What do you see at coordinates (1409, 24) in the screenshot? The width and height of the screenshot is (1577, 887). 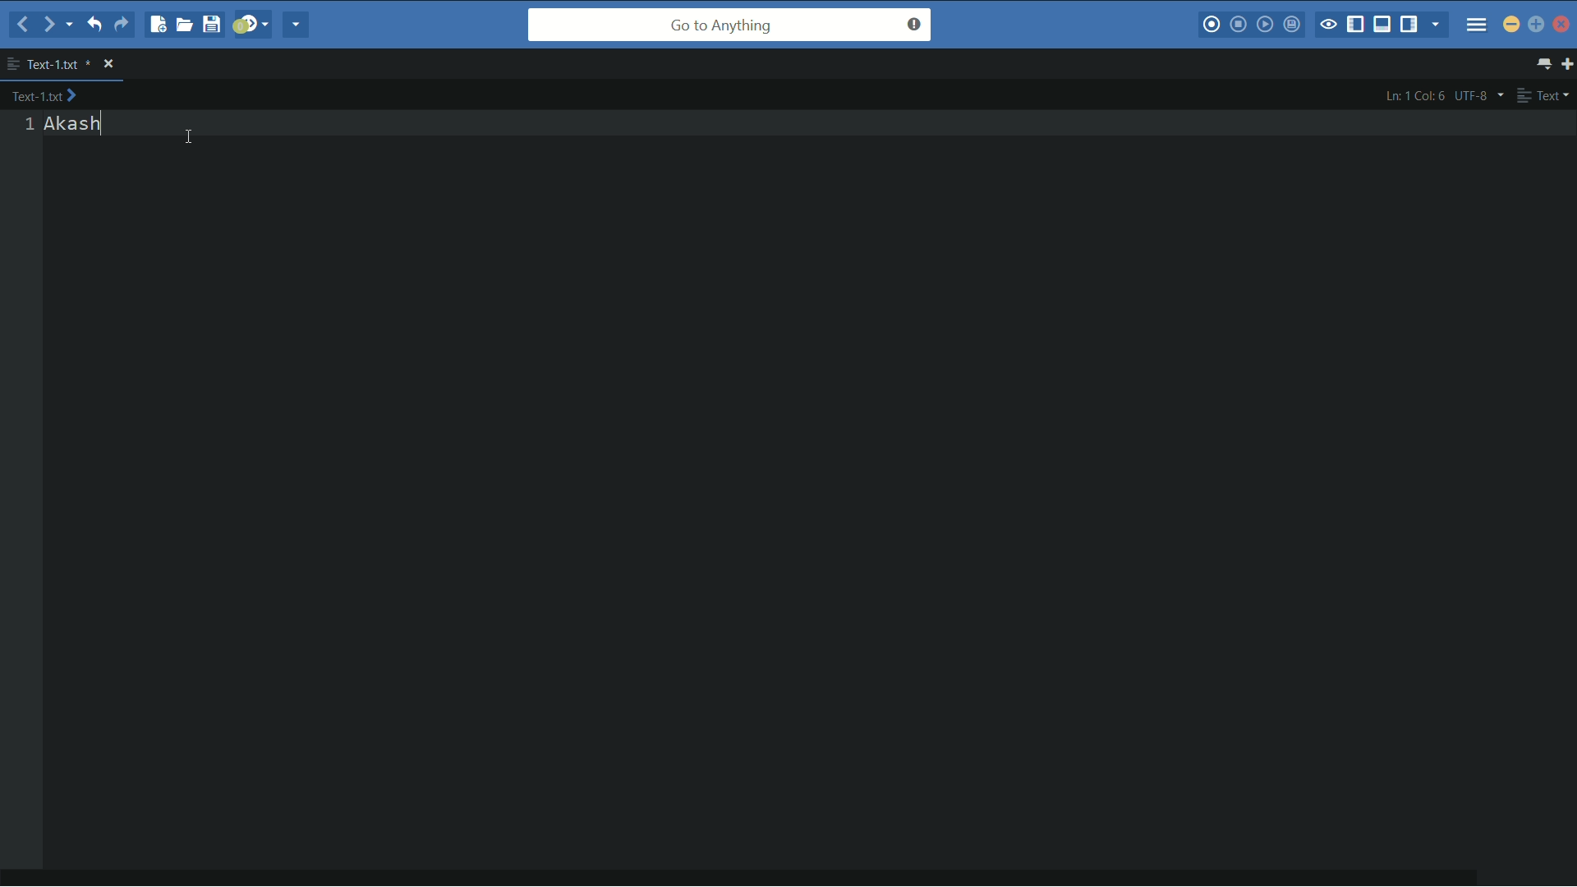 I see `show/hide right panel` at bounding box center [1409, 24].